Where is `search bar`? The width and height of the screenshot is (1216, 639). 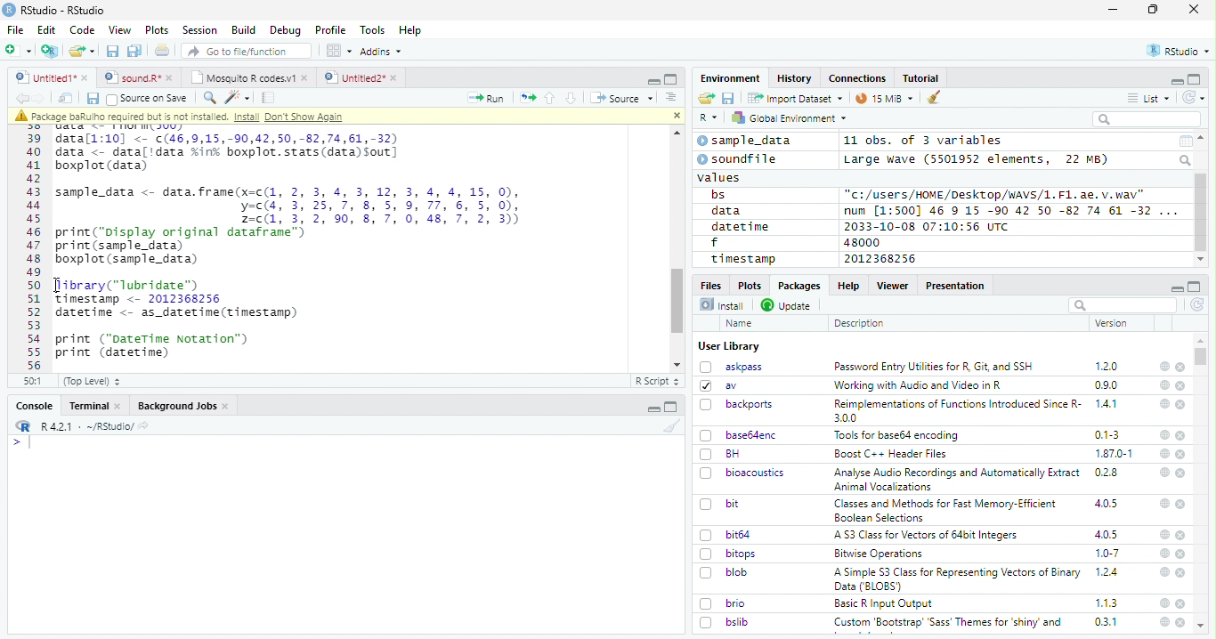 search bar is located at coordinates (1121, 304).